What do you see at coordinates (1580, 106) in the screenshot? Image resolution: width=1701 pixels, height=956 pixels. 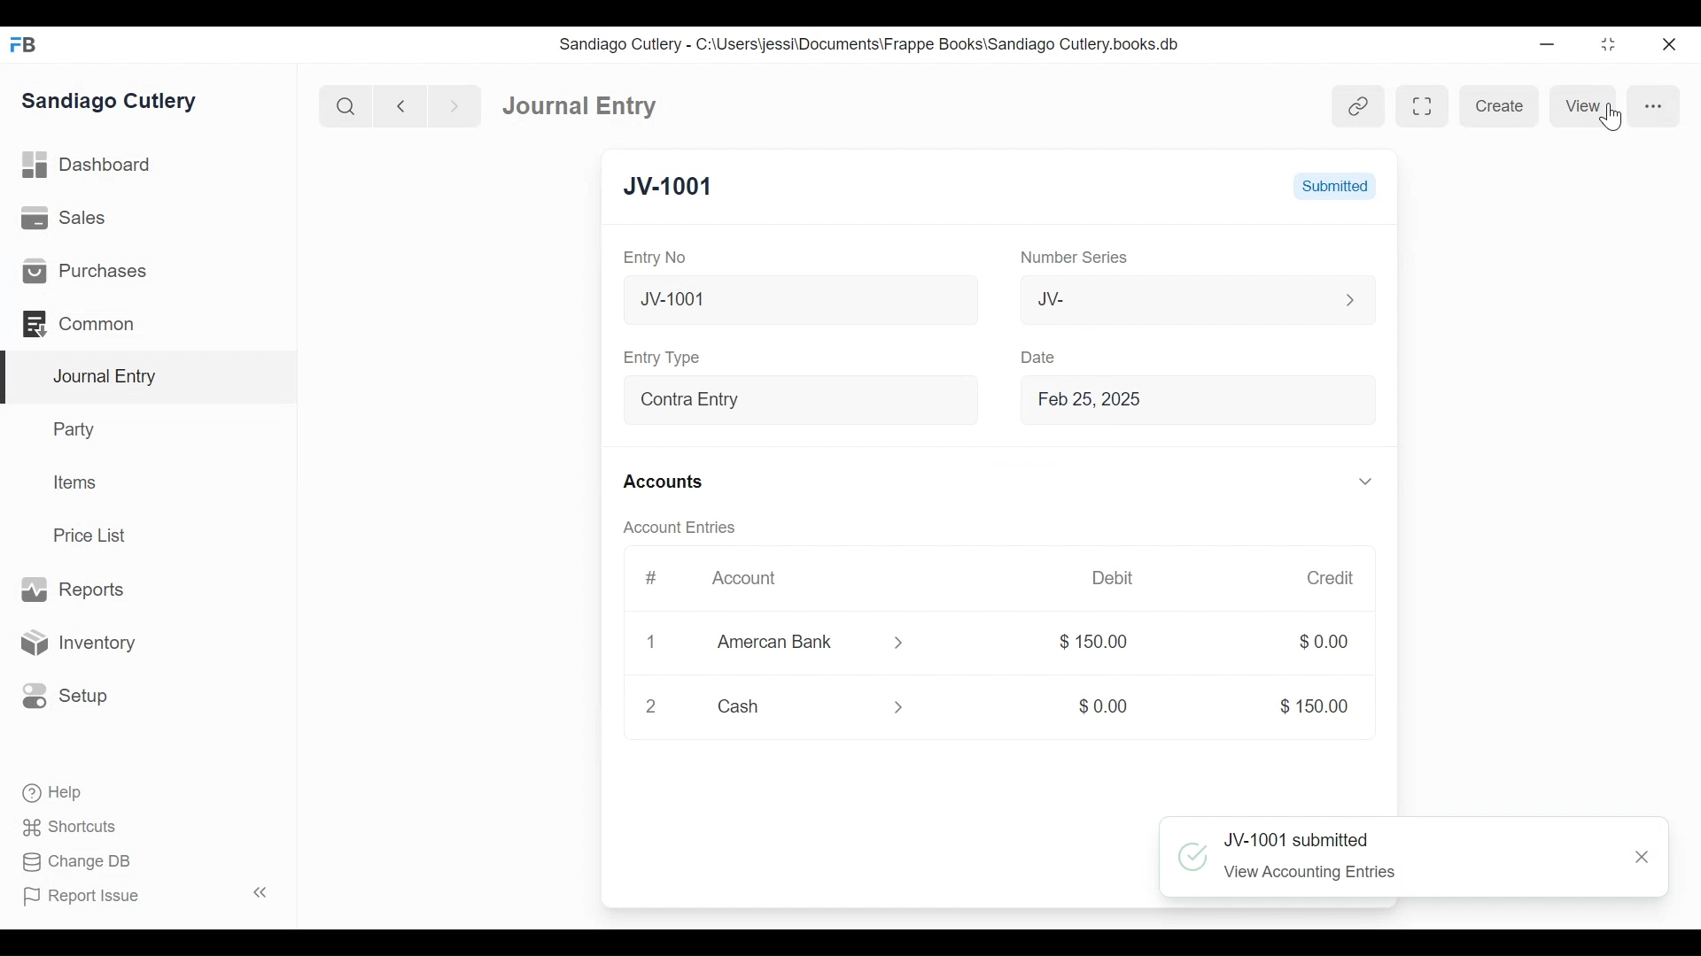 I see `View` at bounding box center [1580, 106].